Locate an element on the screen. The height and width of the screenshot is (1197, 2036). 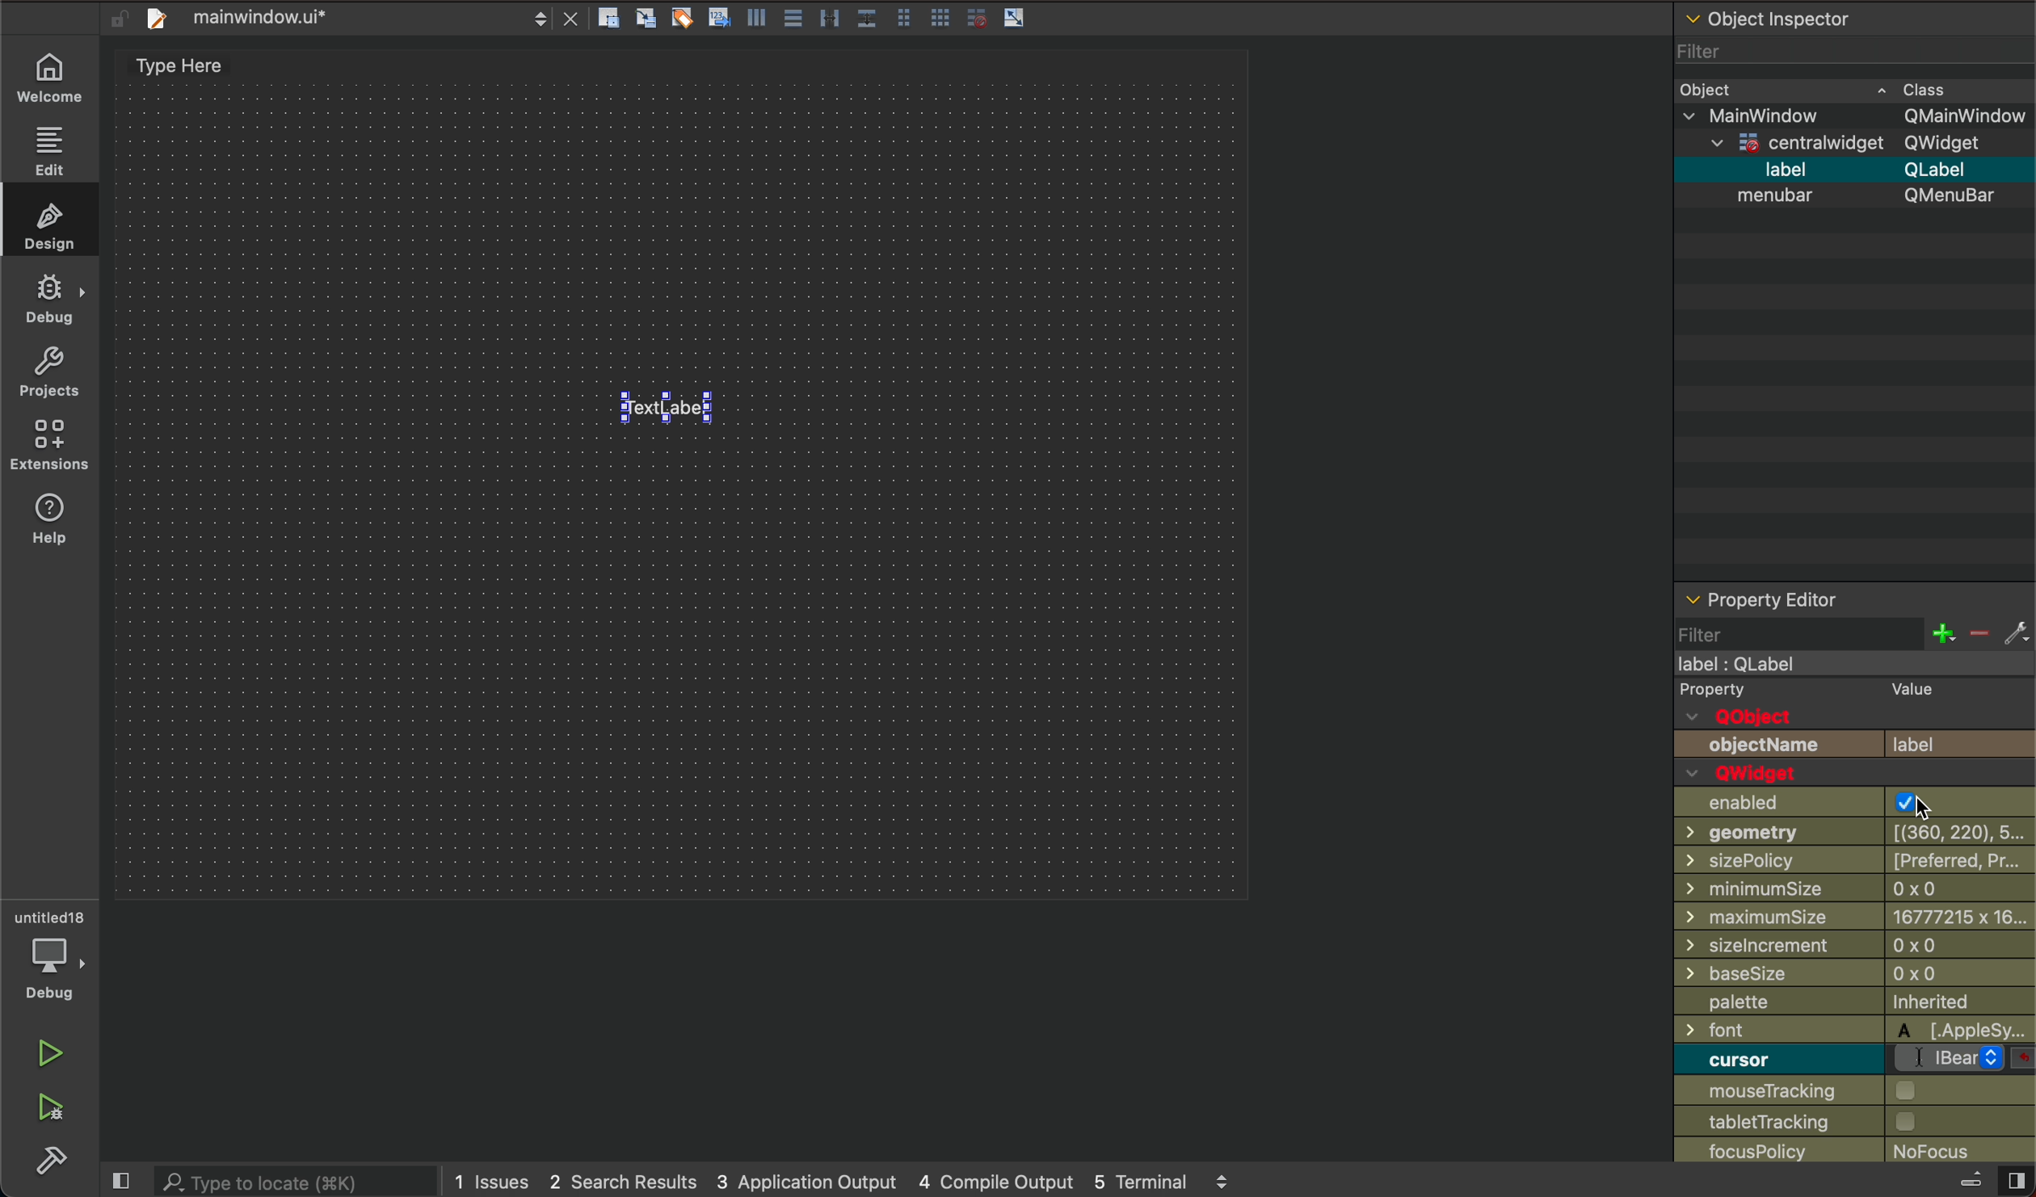
QObject is located at coordinates (1746, 715).